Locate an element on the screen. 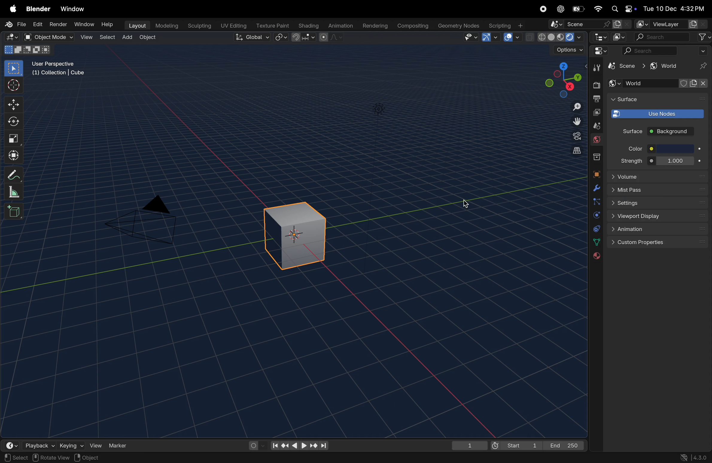 This screenshot has width=712, height=463. Layout is located at coordinates (136, 25).